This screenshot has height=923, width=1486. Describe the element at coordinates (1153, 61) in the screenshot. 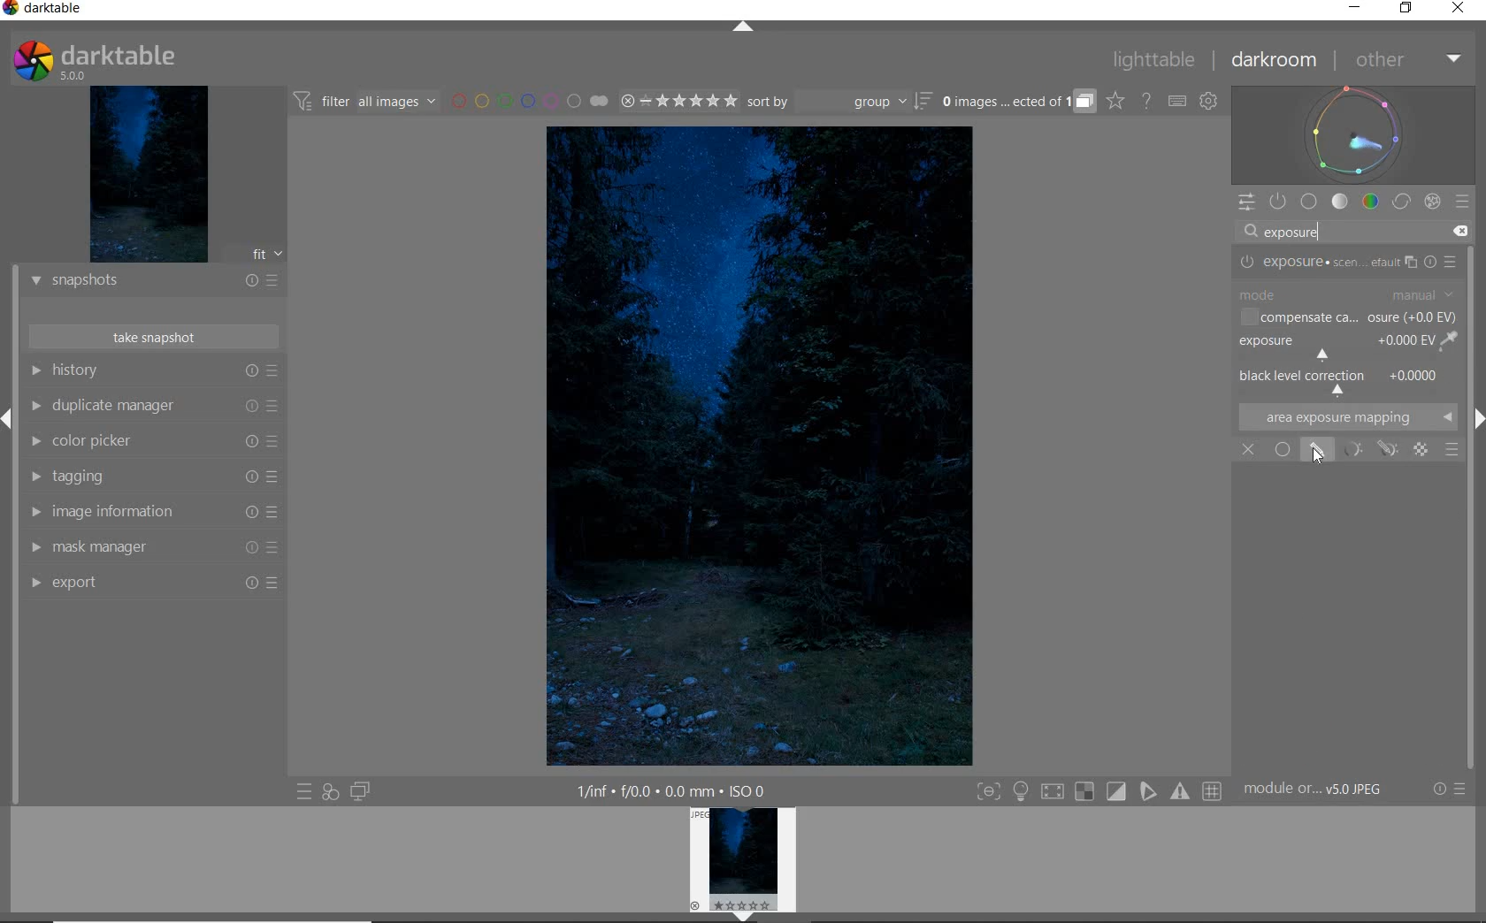

I see `LIGHTTABLE` at that location.